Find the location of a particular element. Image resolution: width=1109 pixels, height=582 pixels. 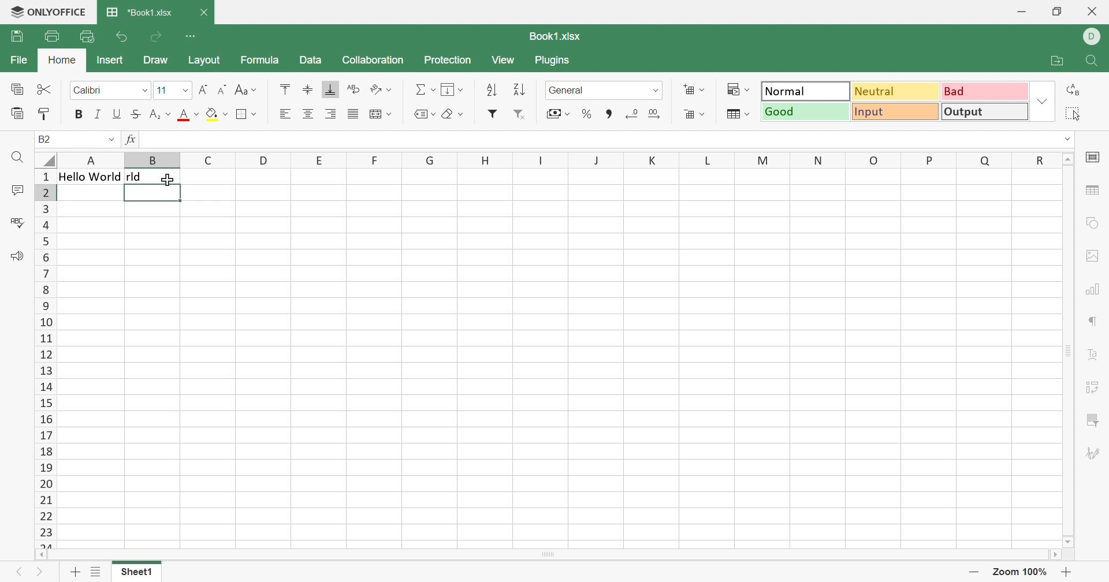

Scroll Up is located at coordinates (1065, 159).